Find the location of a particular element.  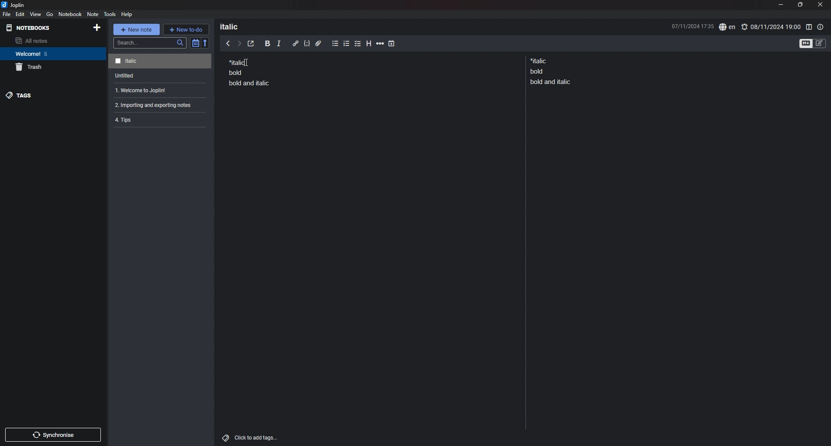

note is located at coordinates (158, 90).